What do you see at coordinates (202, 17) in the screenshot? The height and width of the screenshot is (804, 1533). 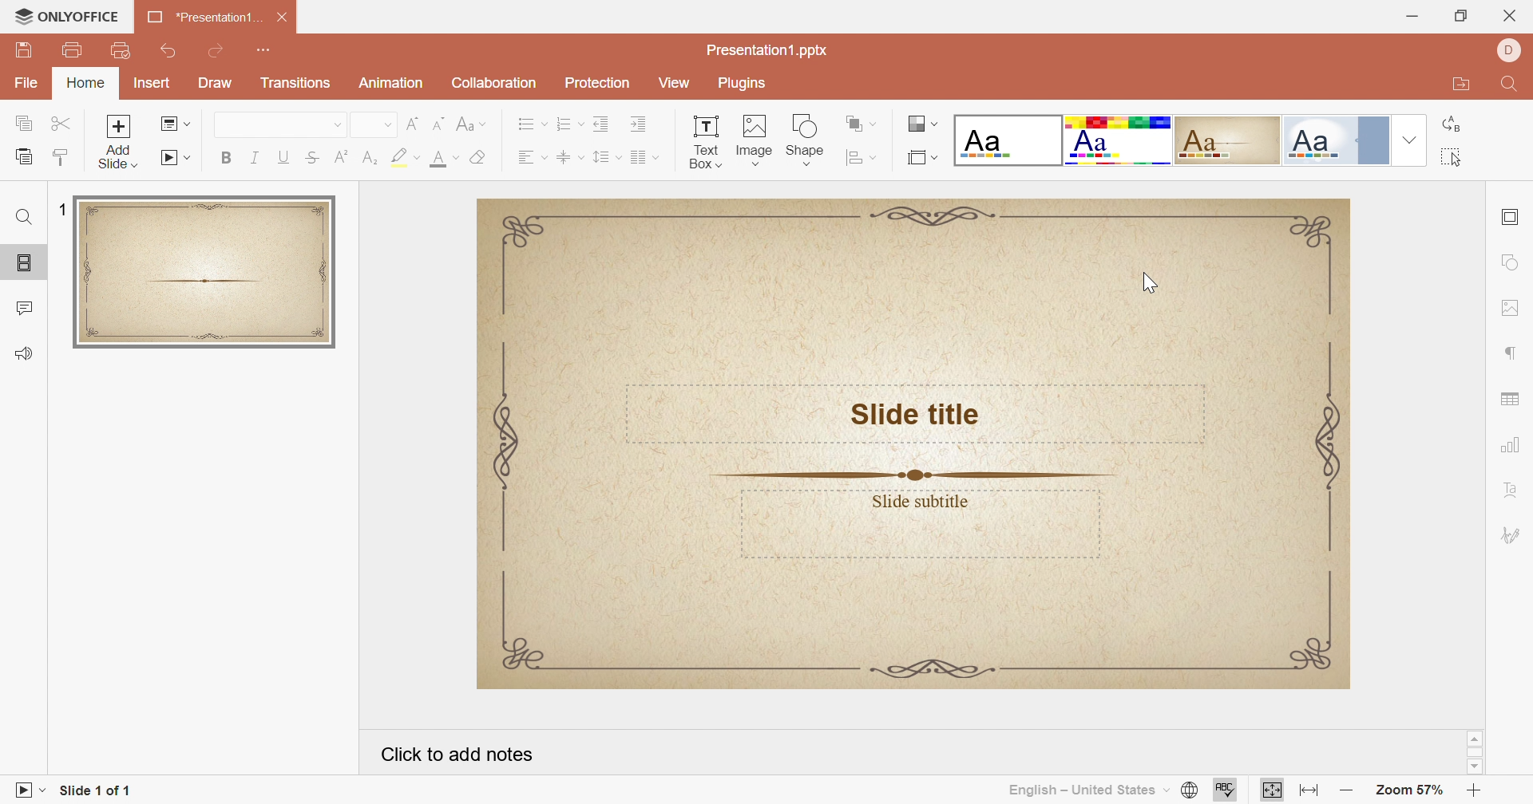 I see `Presentation1...` at bounding box center [202, 17].